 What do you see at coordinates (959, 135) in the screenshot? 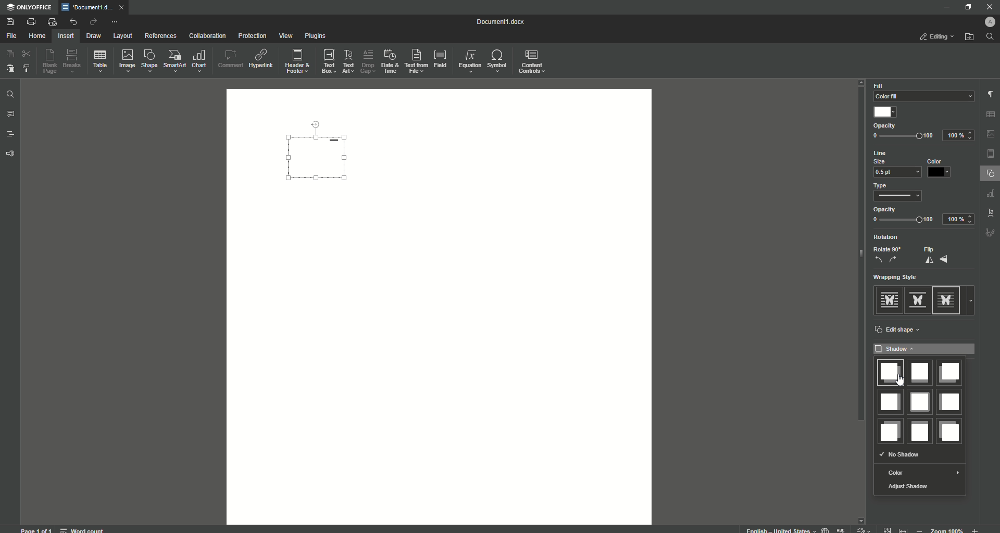
I see `100%` at bounding box center [959, 135].